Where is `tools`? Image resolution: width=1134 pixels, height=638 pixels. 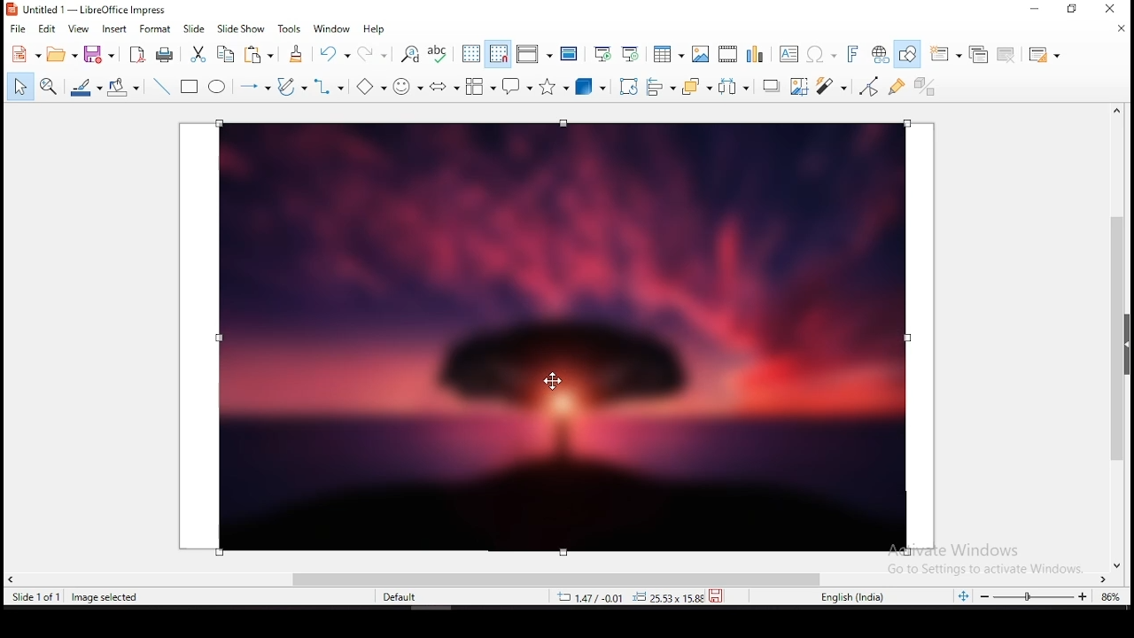
tools is located at coordinates (289, 28).